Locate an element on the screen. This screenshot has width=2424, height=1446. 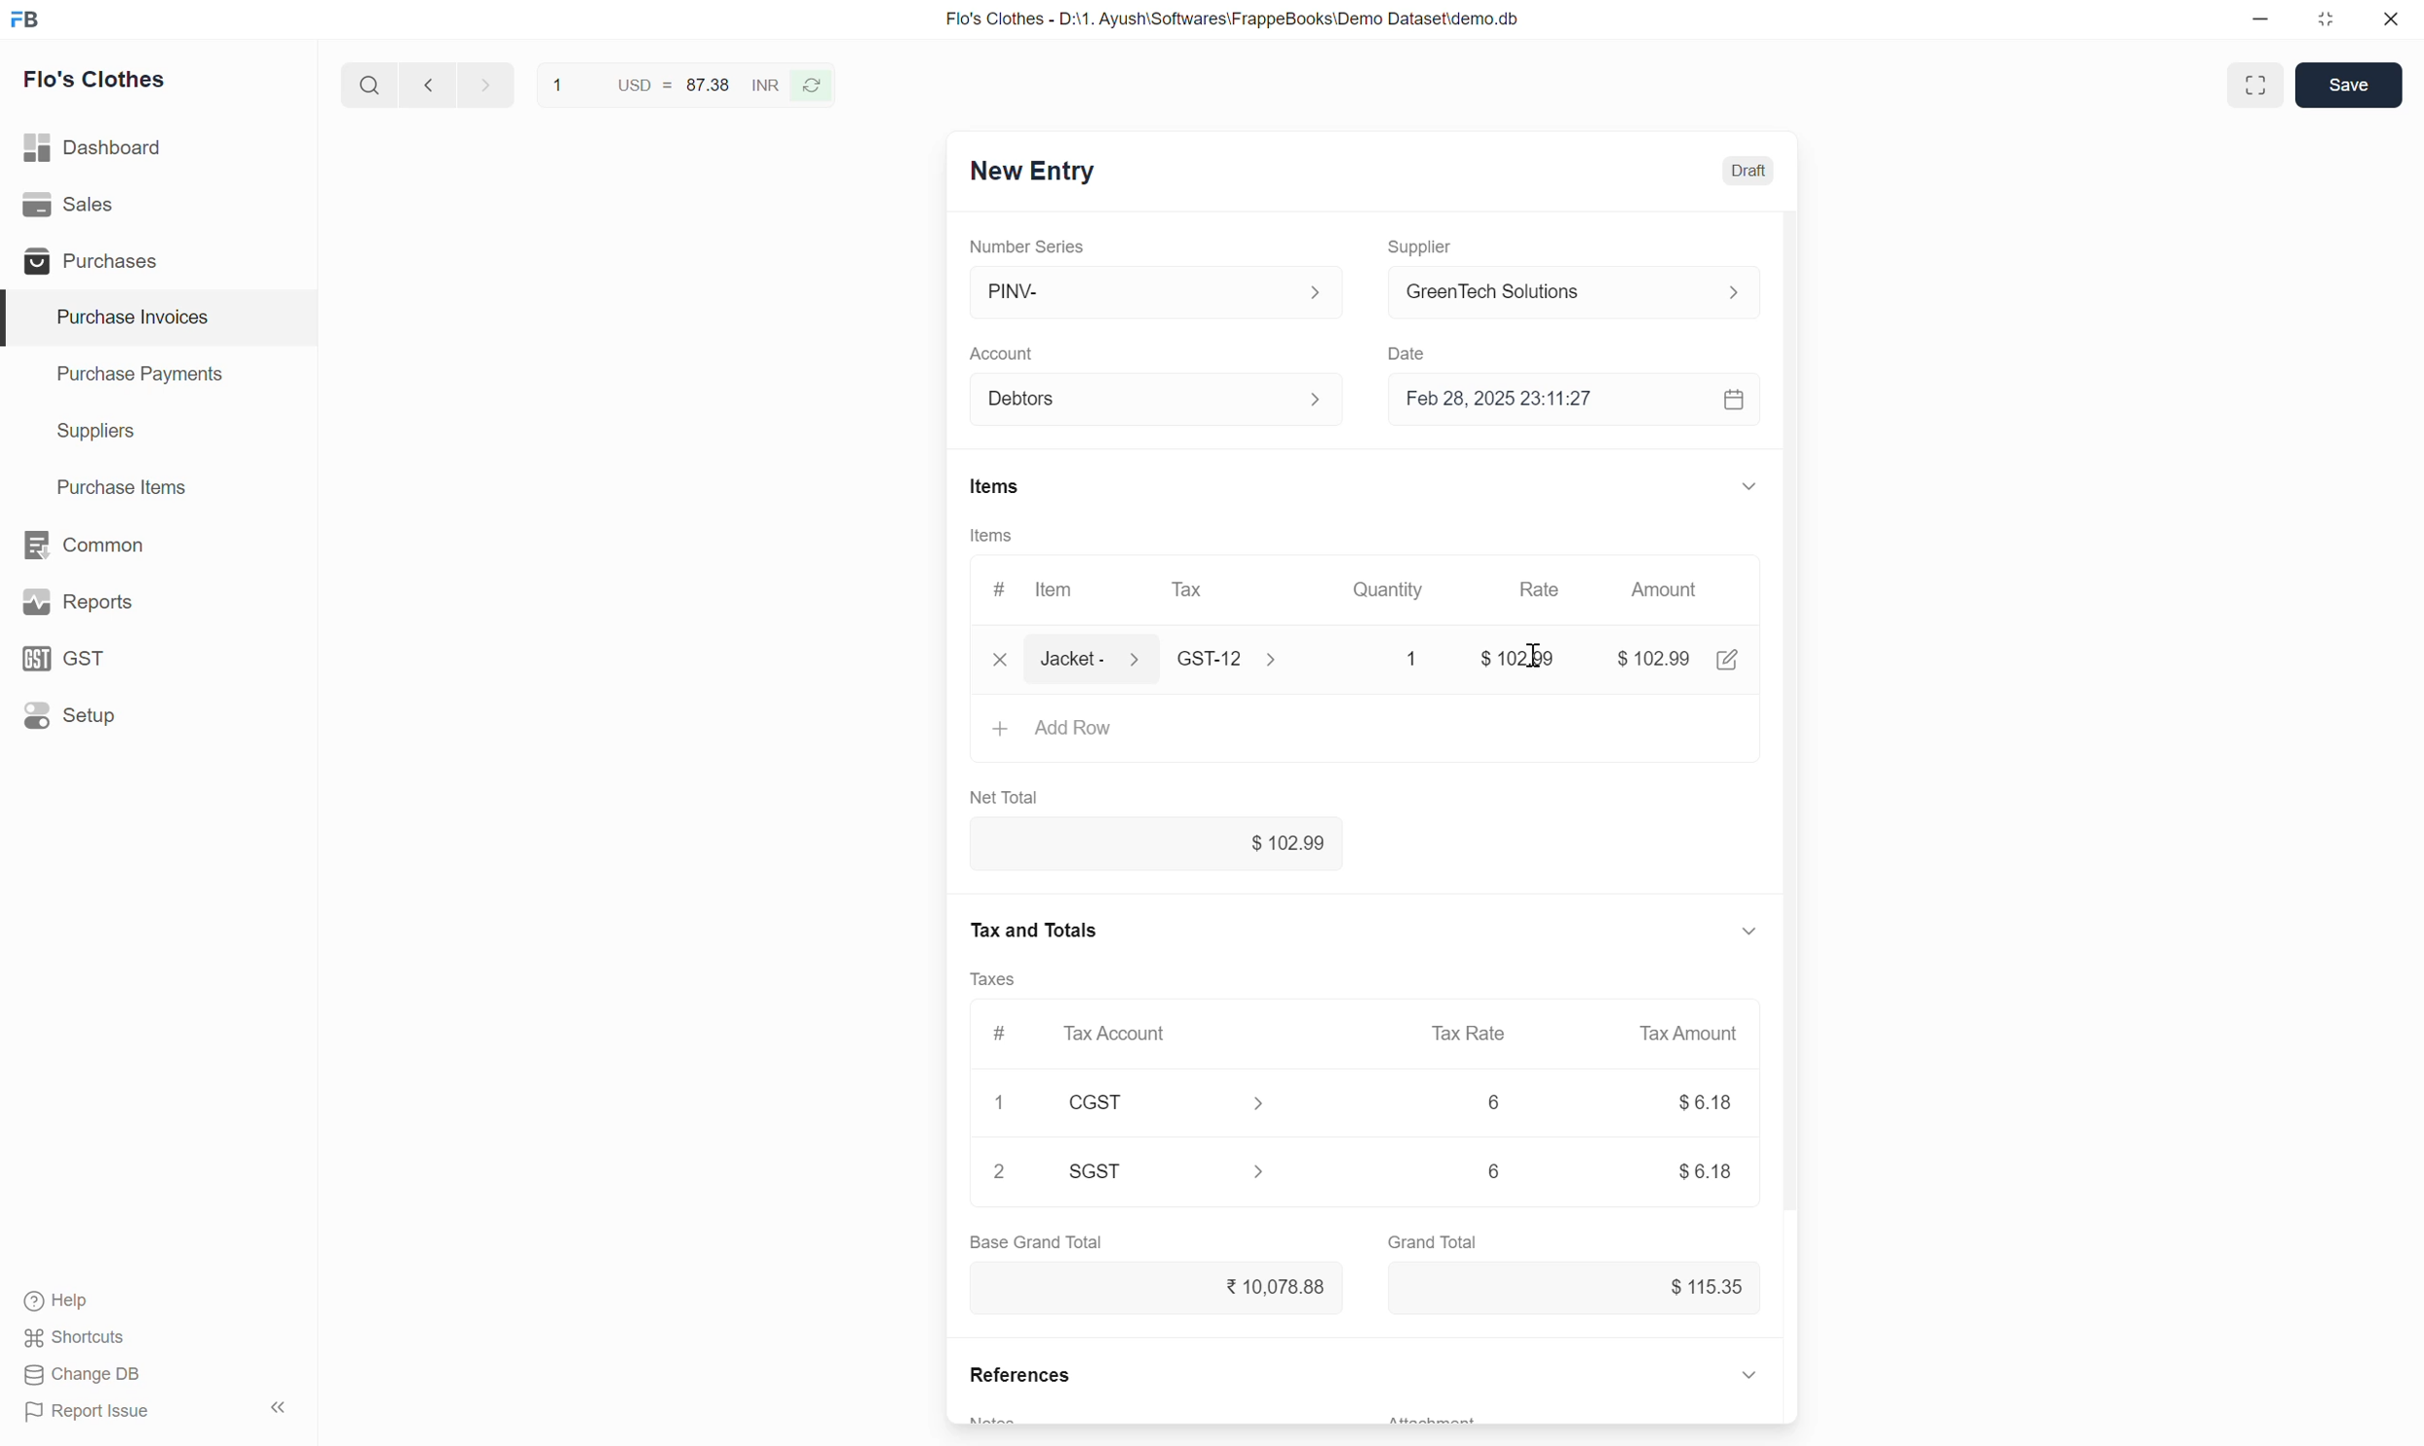
1 is located at coordinates (1395, 659).